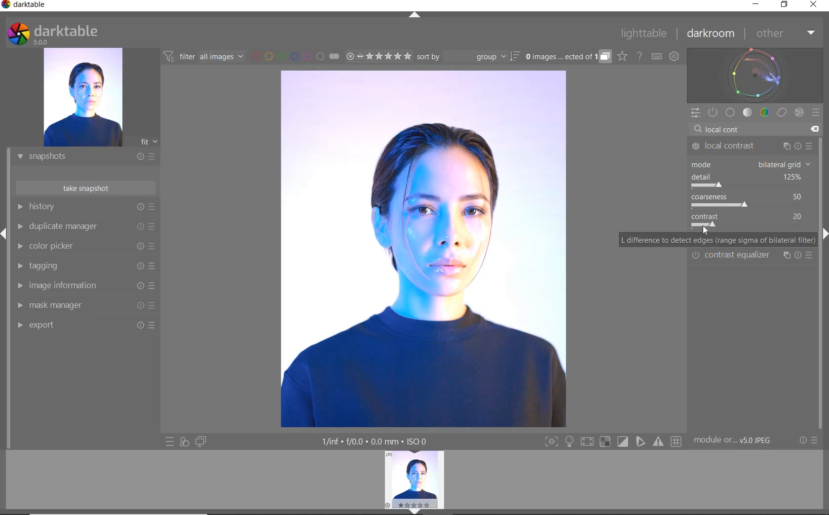 Image resolution: width=829 pixels, height=515 pixels. What do you see at coordinates (418, 511) in the screenshot?
I see `EXPAND/COLLAPSE` at bounding box center [418, 511].